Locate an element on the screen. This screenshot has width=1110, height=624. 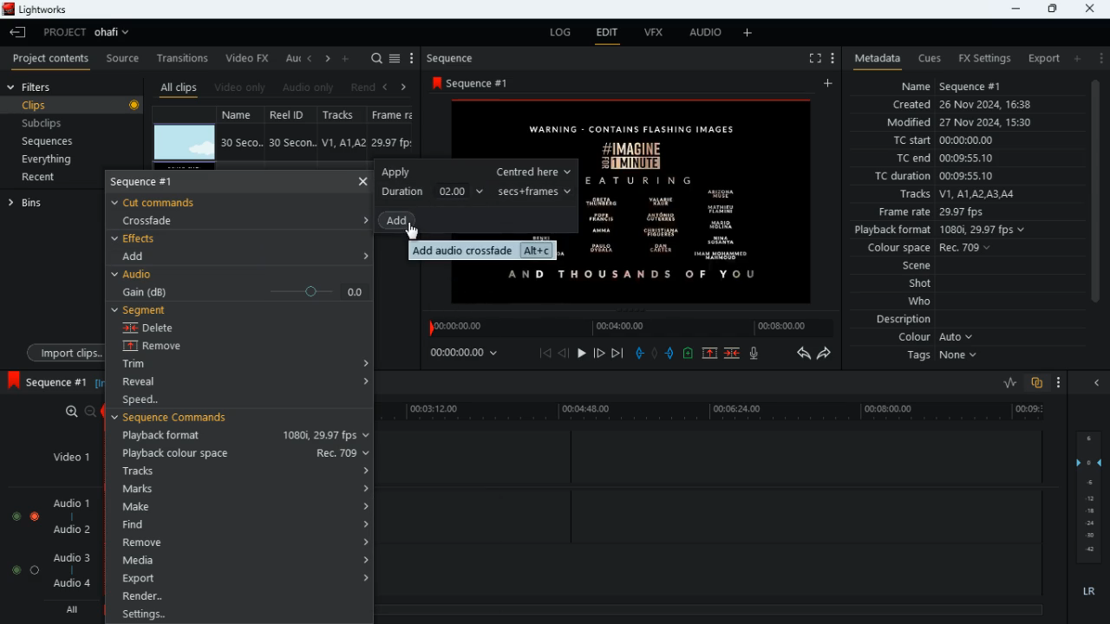
log is located at coordinates (557, 33).